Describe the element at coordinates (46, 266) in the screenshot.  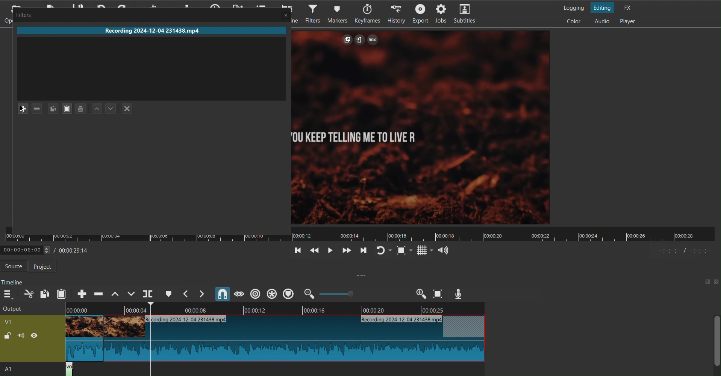
I see `Project` at that location.